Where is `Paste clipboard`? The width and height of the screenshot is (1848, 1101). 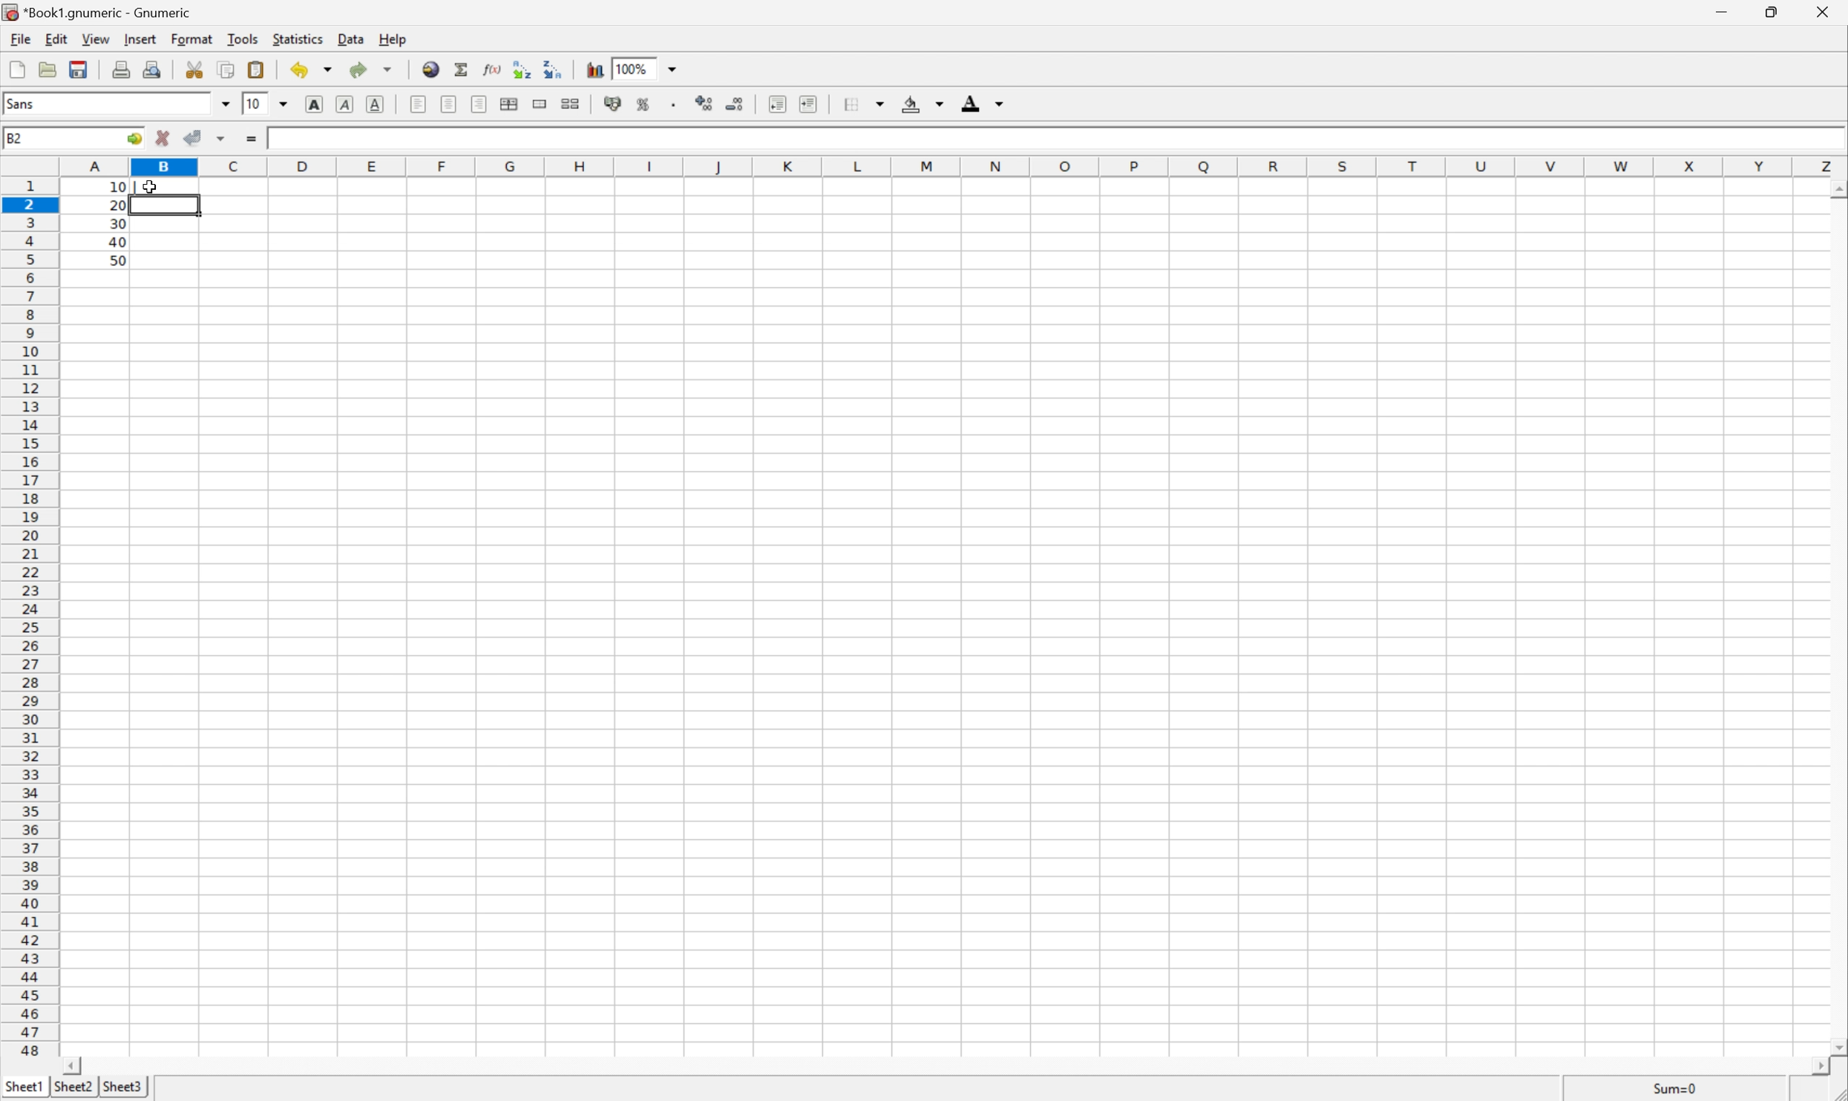
Paste clipboard is located at coordinates (255, 70).